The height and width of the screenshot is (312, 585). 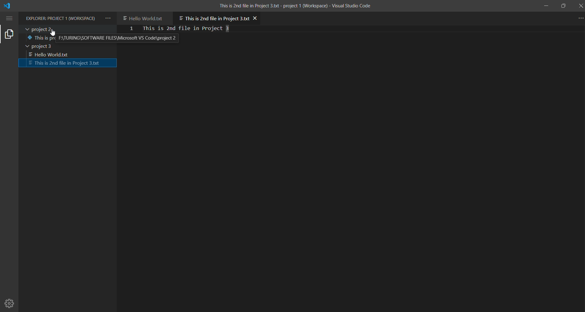 What do you see at coordinates (67, 29) in the screenshot?
I see `project 2` at bounding box center [67, 29].